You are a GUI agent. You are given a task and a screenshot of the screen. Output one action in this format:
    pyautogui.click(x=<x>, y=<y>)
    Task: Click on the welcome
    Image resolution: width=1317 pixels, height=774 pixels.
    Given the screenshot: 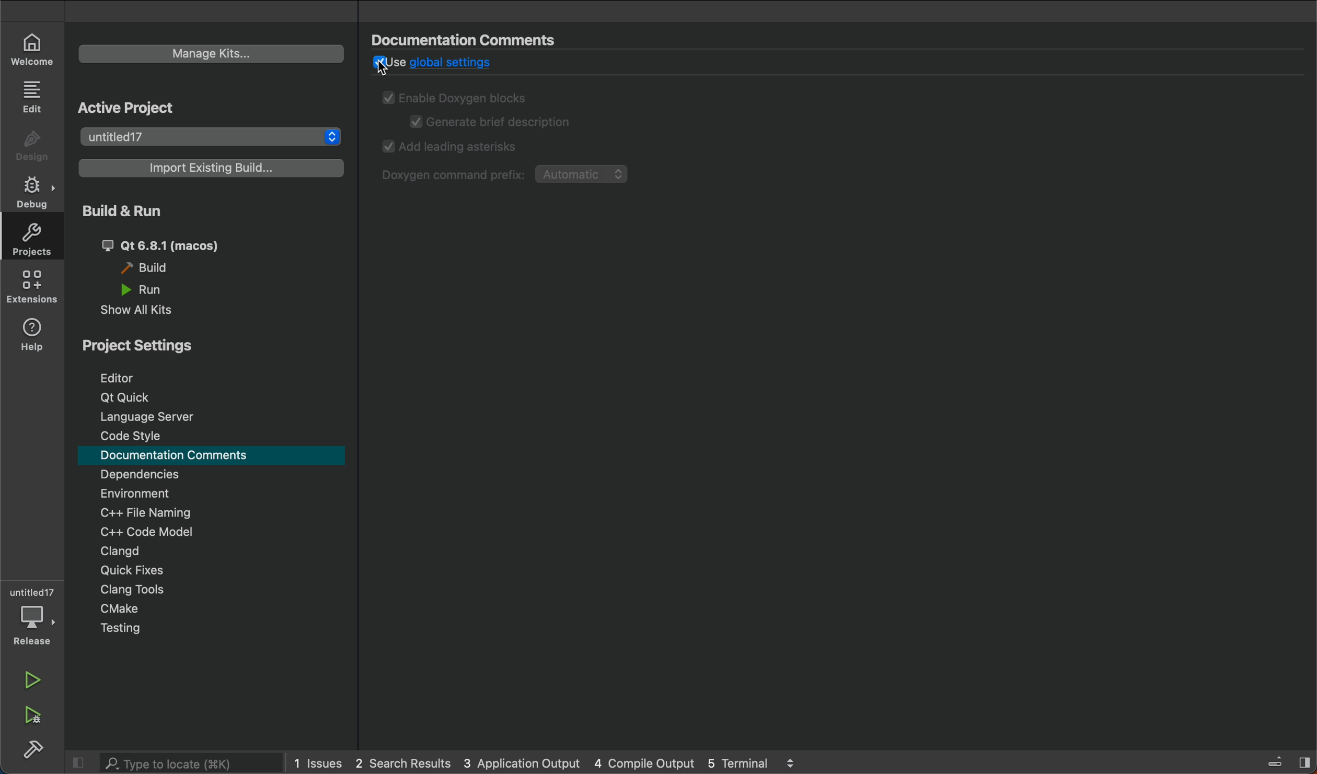 What is the action you would take?
    pyautogui.click(x=31, y=46)
    